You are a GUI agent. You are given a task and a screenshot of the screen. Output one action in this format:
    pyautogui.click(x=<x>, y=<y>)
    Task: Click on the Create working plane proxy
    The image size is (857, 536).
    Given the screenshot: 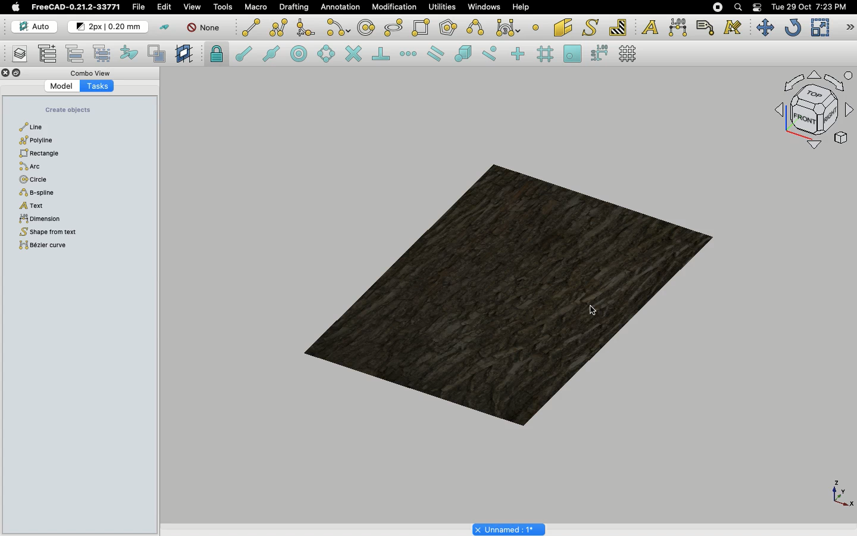 What is the action you would take?
    pyautogui.click(x=186, y=55)
    